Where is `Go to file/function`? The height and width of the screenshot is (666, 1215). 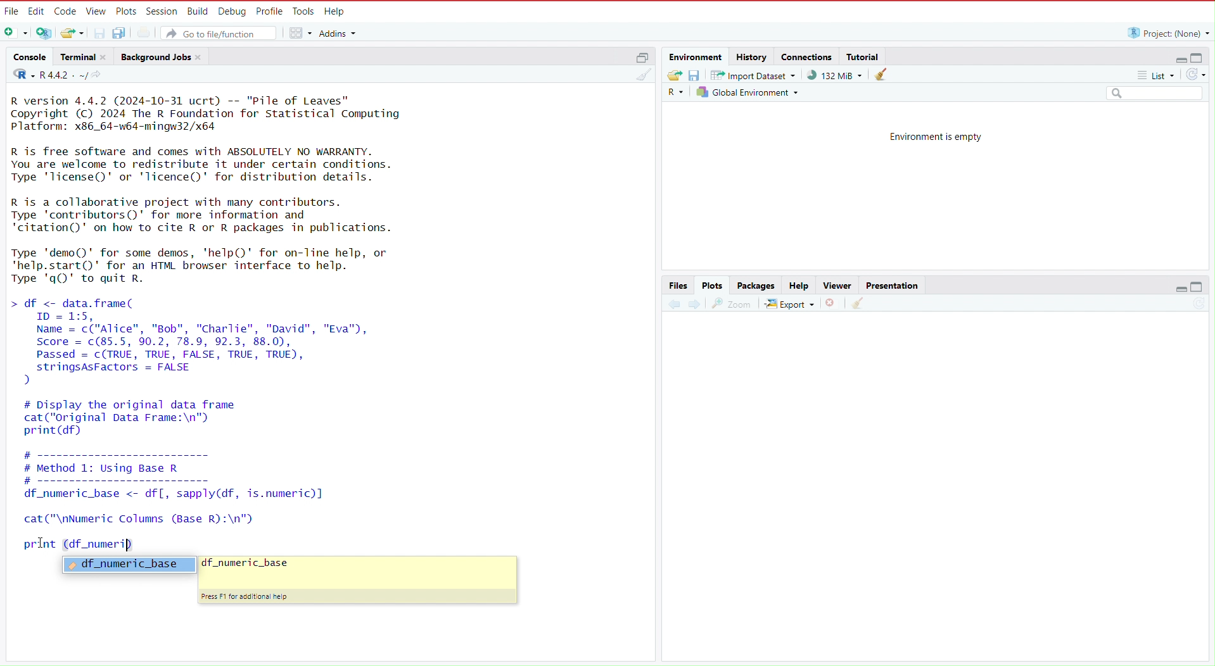 Go to file/function is located at coordinates (221, 32).